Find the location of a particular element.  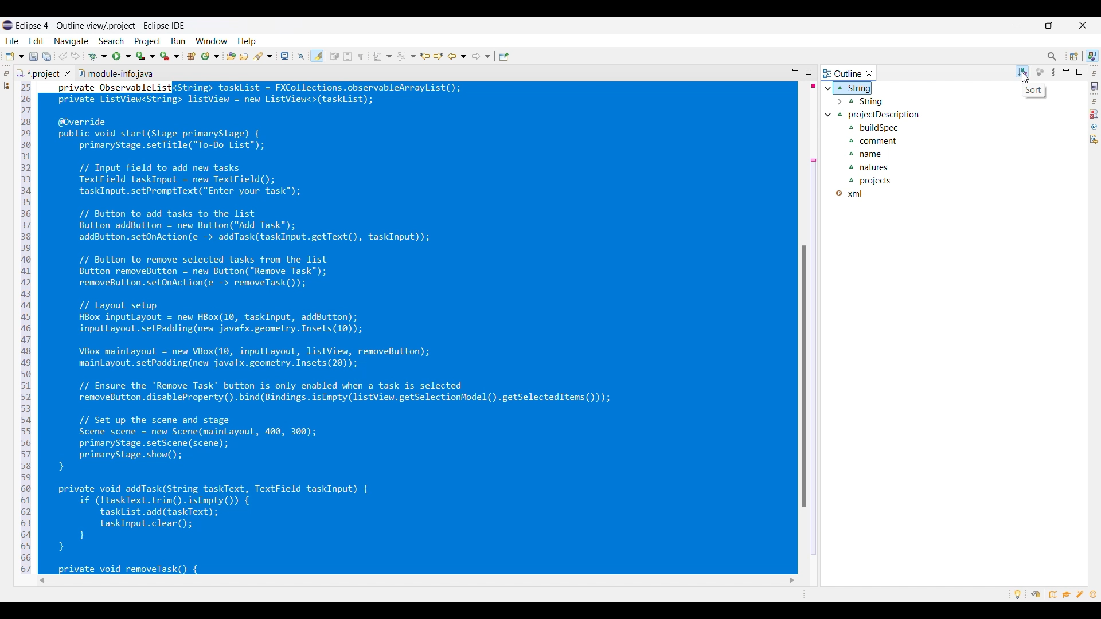

Restore is located at coordinates (1095, 73).